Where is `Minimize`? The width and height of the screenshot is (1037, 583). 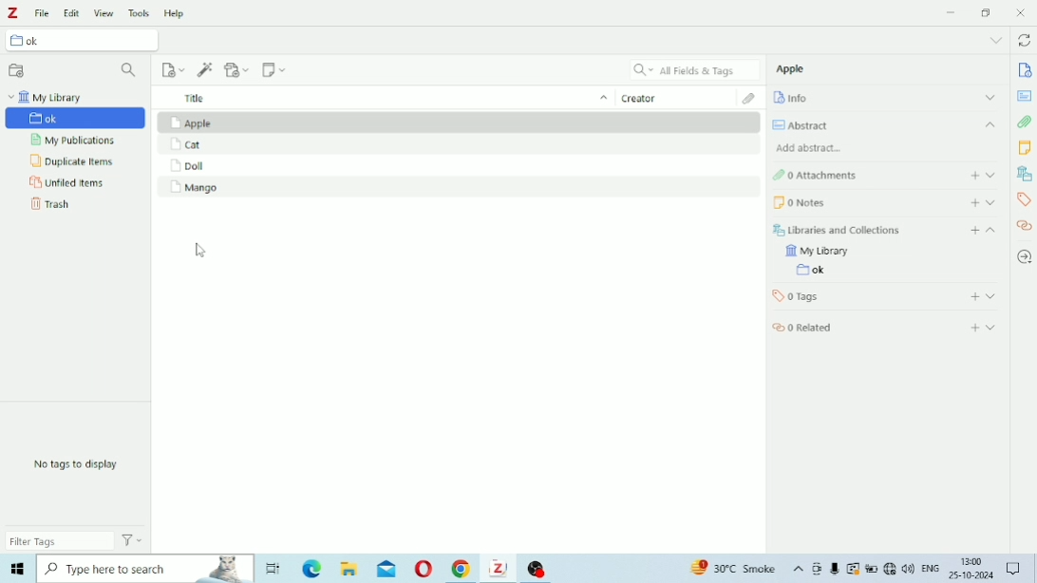 Minimize is located at coordinates (951, 13).